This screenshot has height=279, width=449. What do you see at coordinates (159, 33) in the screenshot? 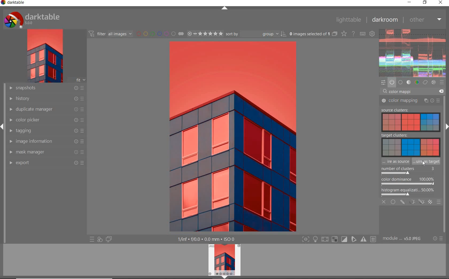
I see `filter by image color label` at bounding box center [159, 33].